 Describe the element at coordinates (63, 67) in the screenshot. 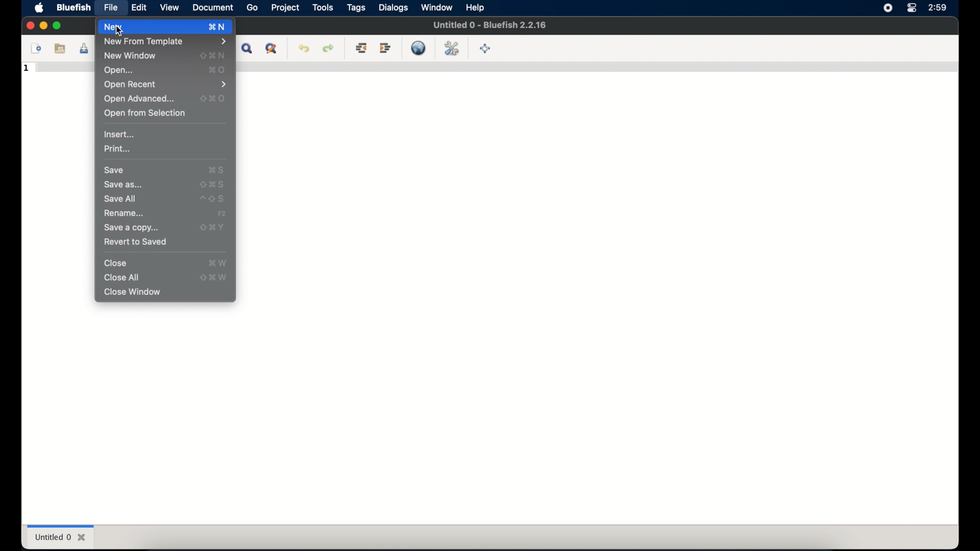

I see `code line` at that location.